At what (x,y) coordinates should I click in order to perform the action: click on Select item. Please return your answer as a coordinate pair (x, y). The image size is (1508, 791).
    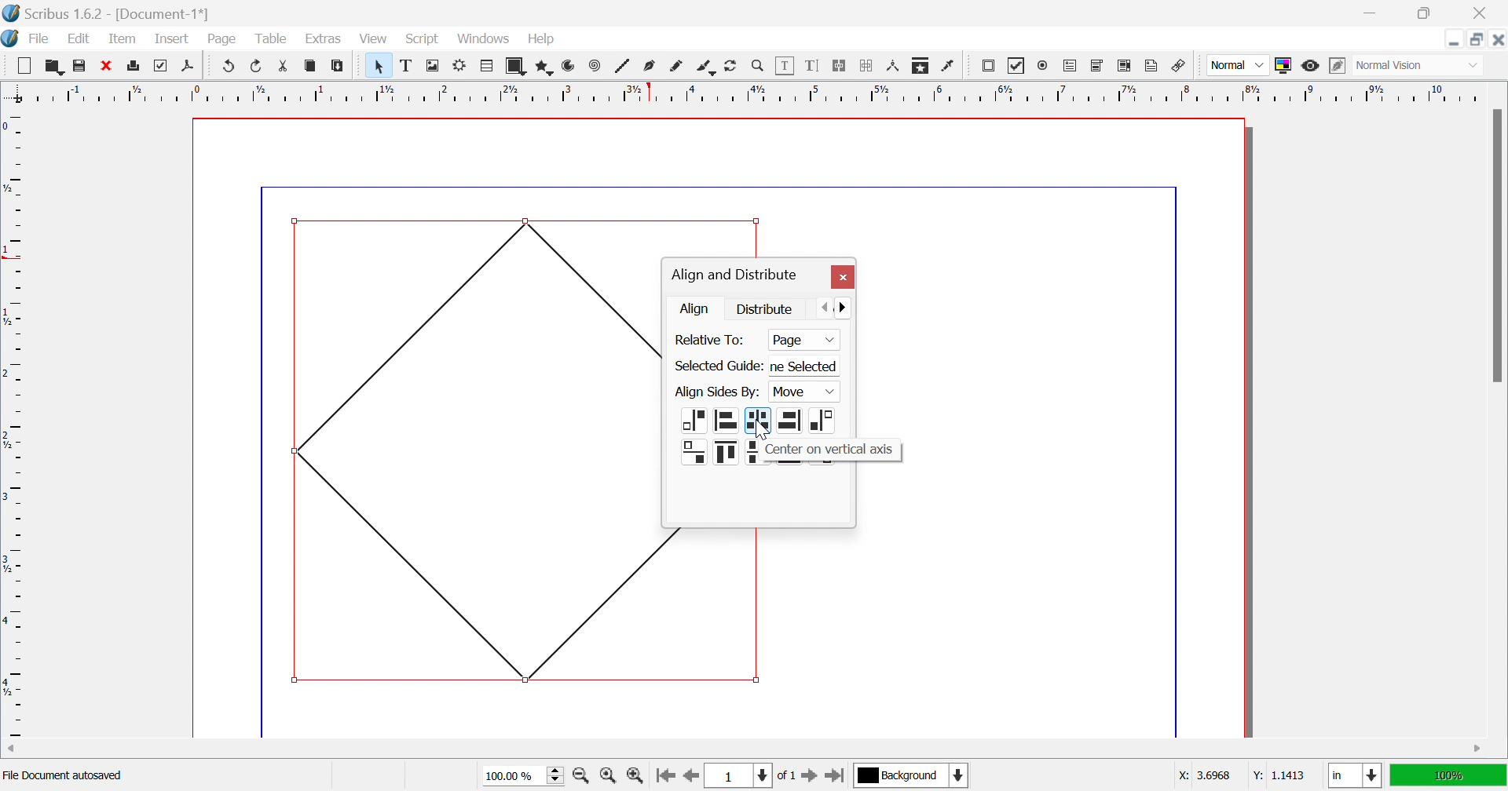
    Looking at the image, I should click on (382, 66).